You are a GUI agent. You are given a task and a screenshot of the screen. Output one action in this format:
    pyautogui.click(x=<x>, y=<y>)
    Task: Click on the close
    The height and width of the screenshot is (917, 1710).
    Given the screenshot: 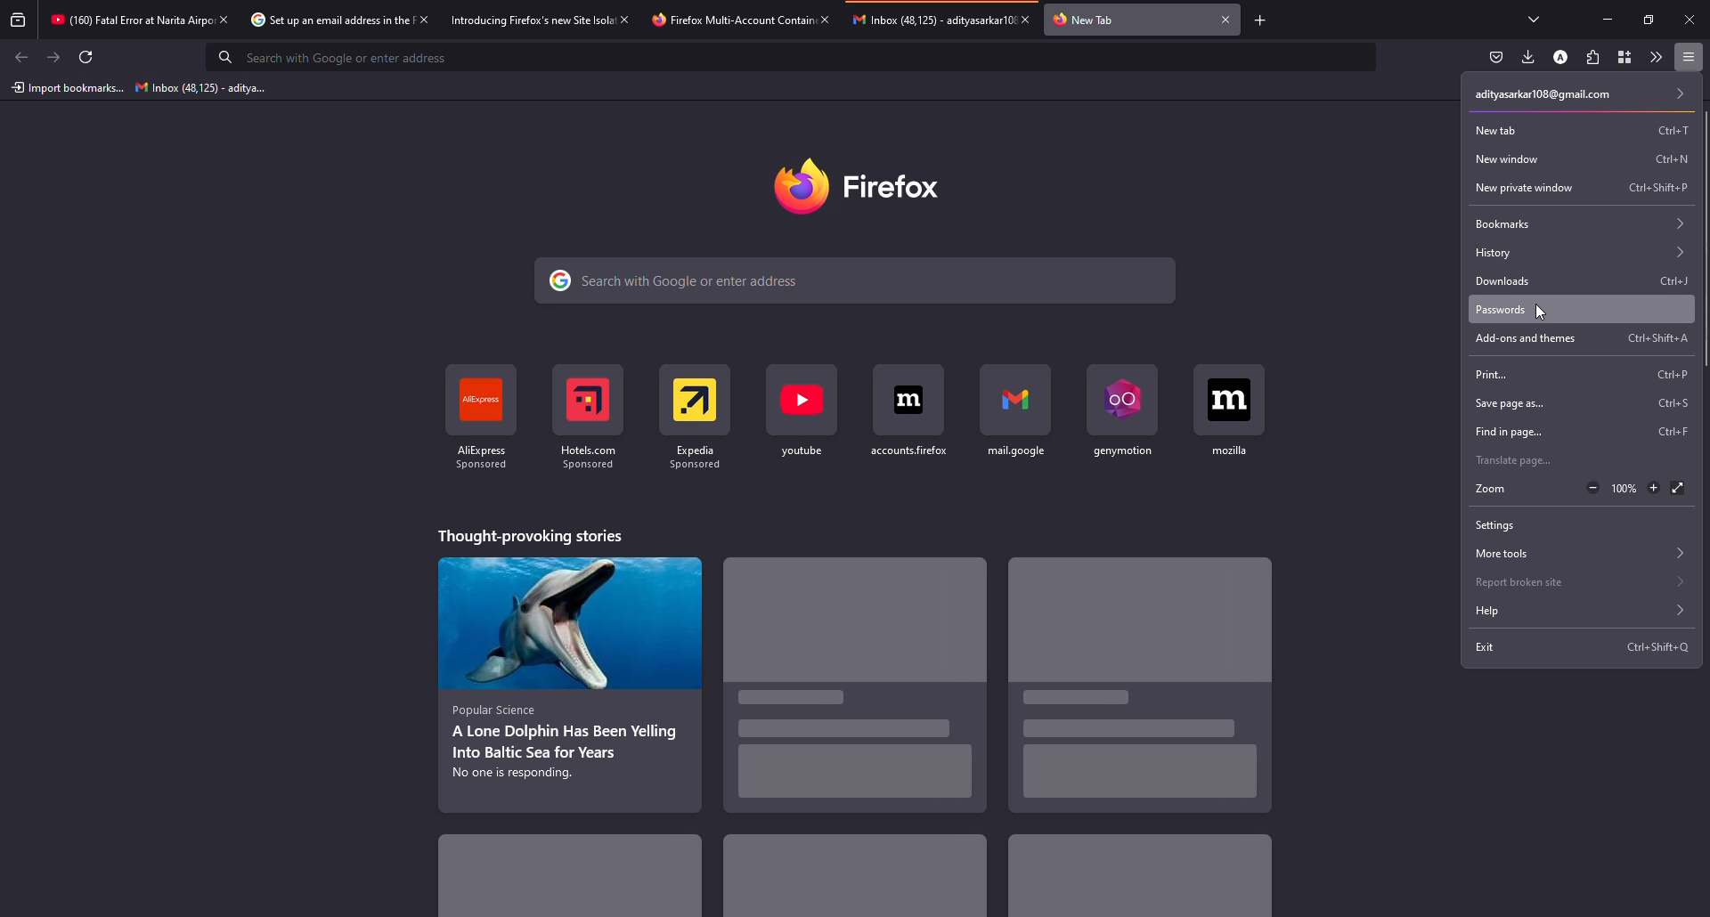 What is the action you would take?
    pyautogui.click(x=223, y=19)
    